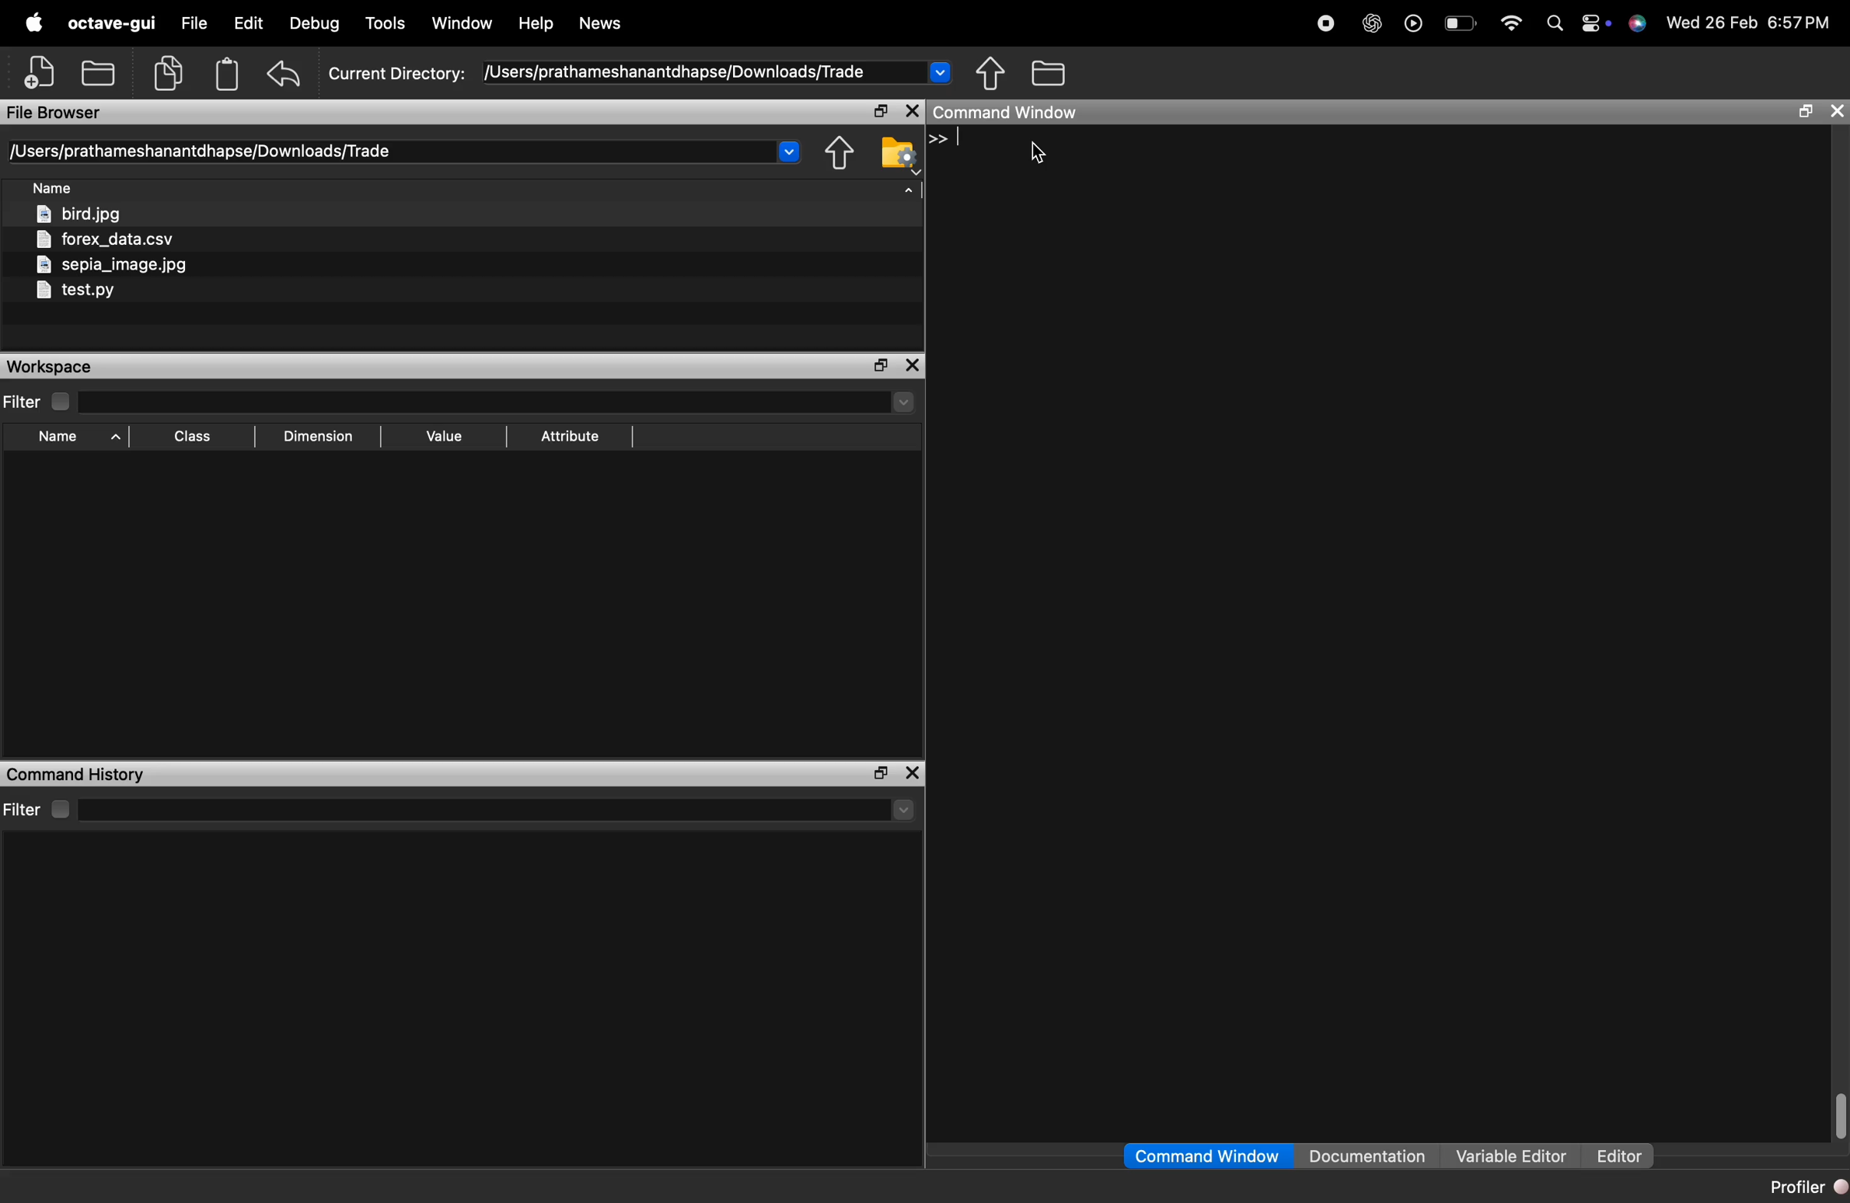 This screenshot has width=1850, height=1203. I want to click on maximize, so click(880, 366).